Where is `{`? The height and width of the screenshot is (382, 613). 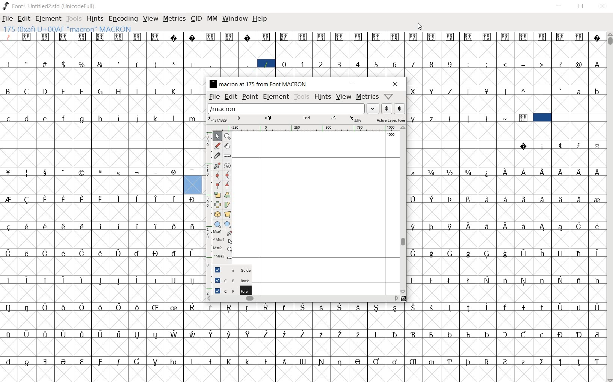 { is located at coordinates (451, 118).